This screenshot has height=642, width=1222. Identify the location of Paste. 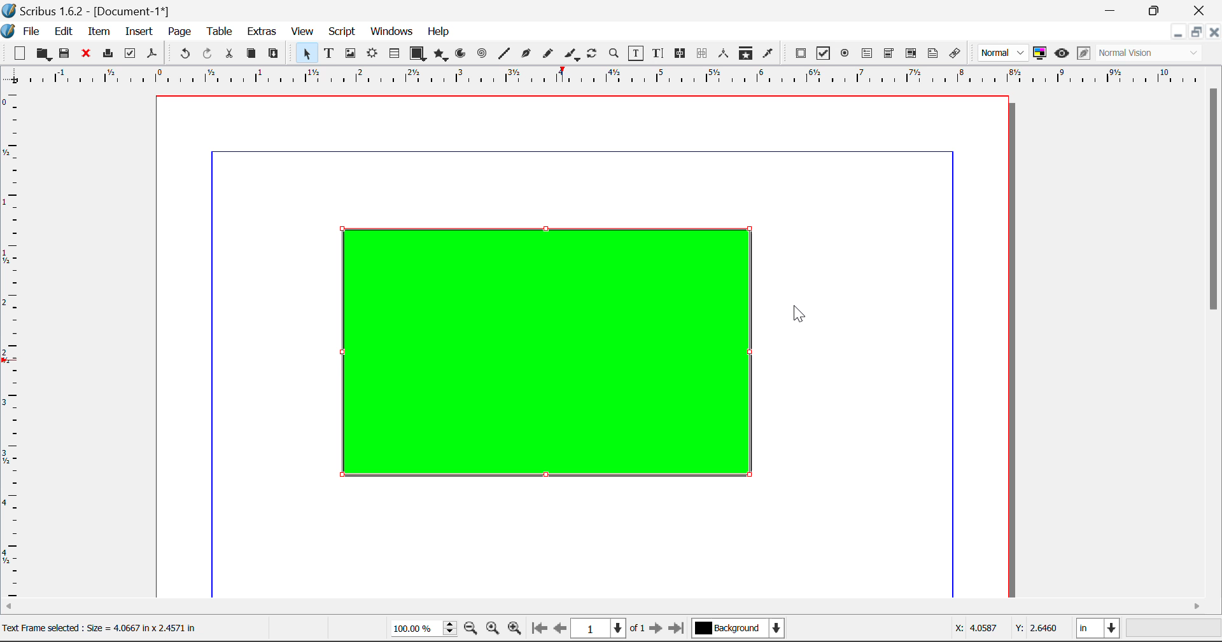
(274, 54).